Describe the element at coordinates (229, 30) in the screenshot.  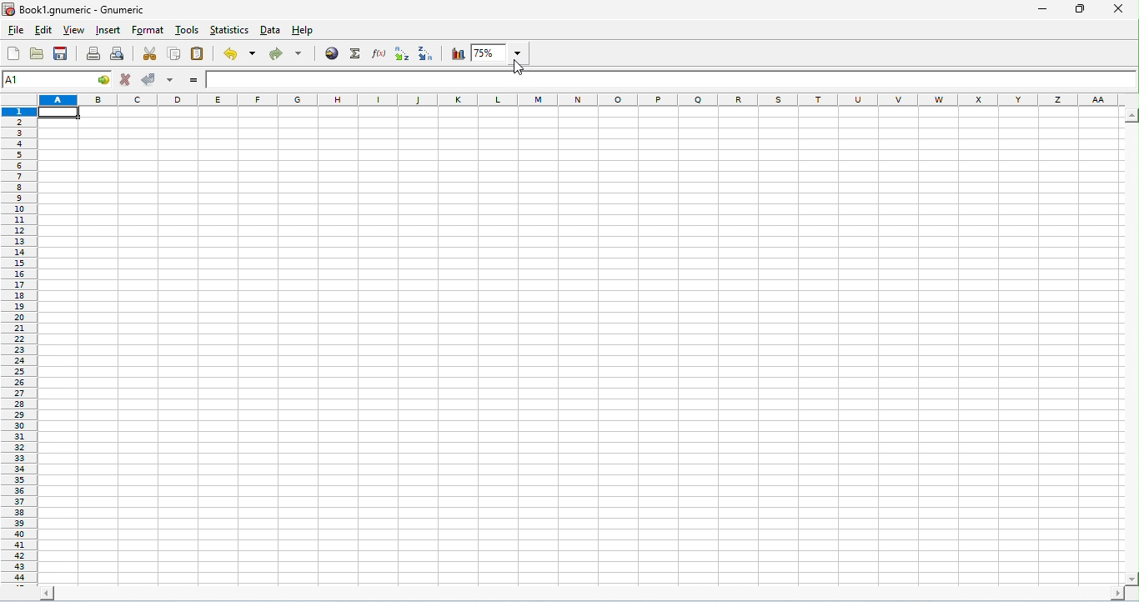
I see `statistics` at that location.